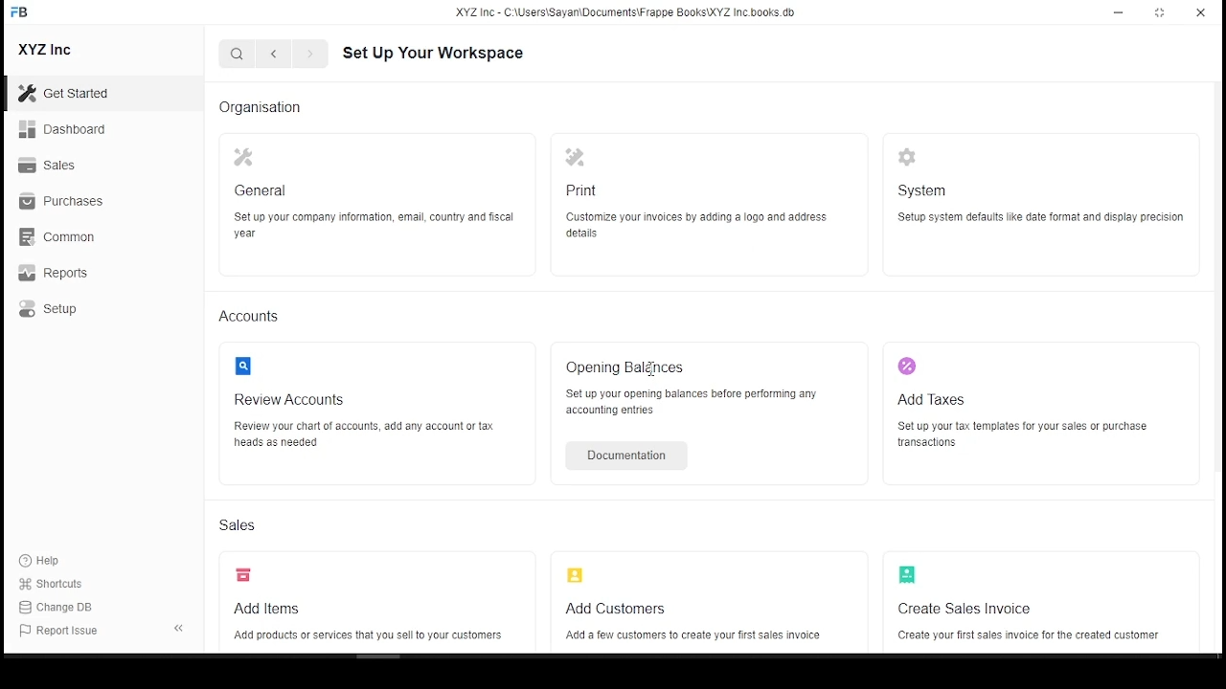  I want to click on sales, so click(241, 526).